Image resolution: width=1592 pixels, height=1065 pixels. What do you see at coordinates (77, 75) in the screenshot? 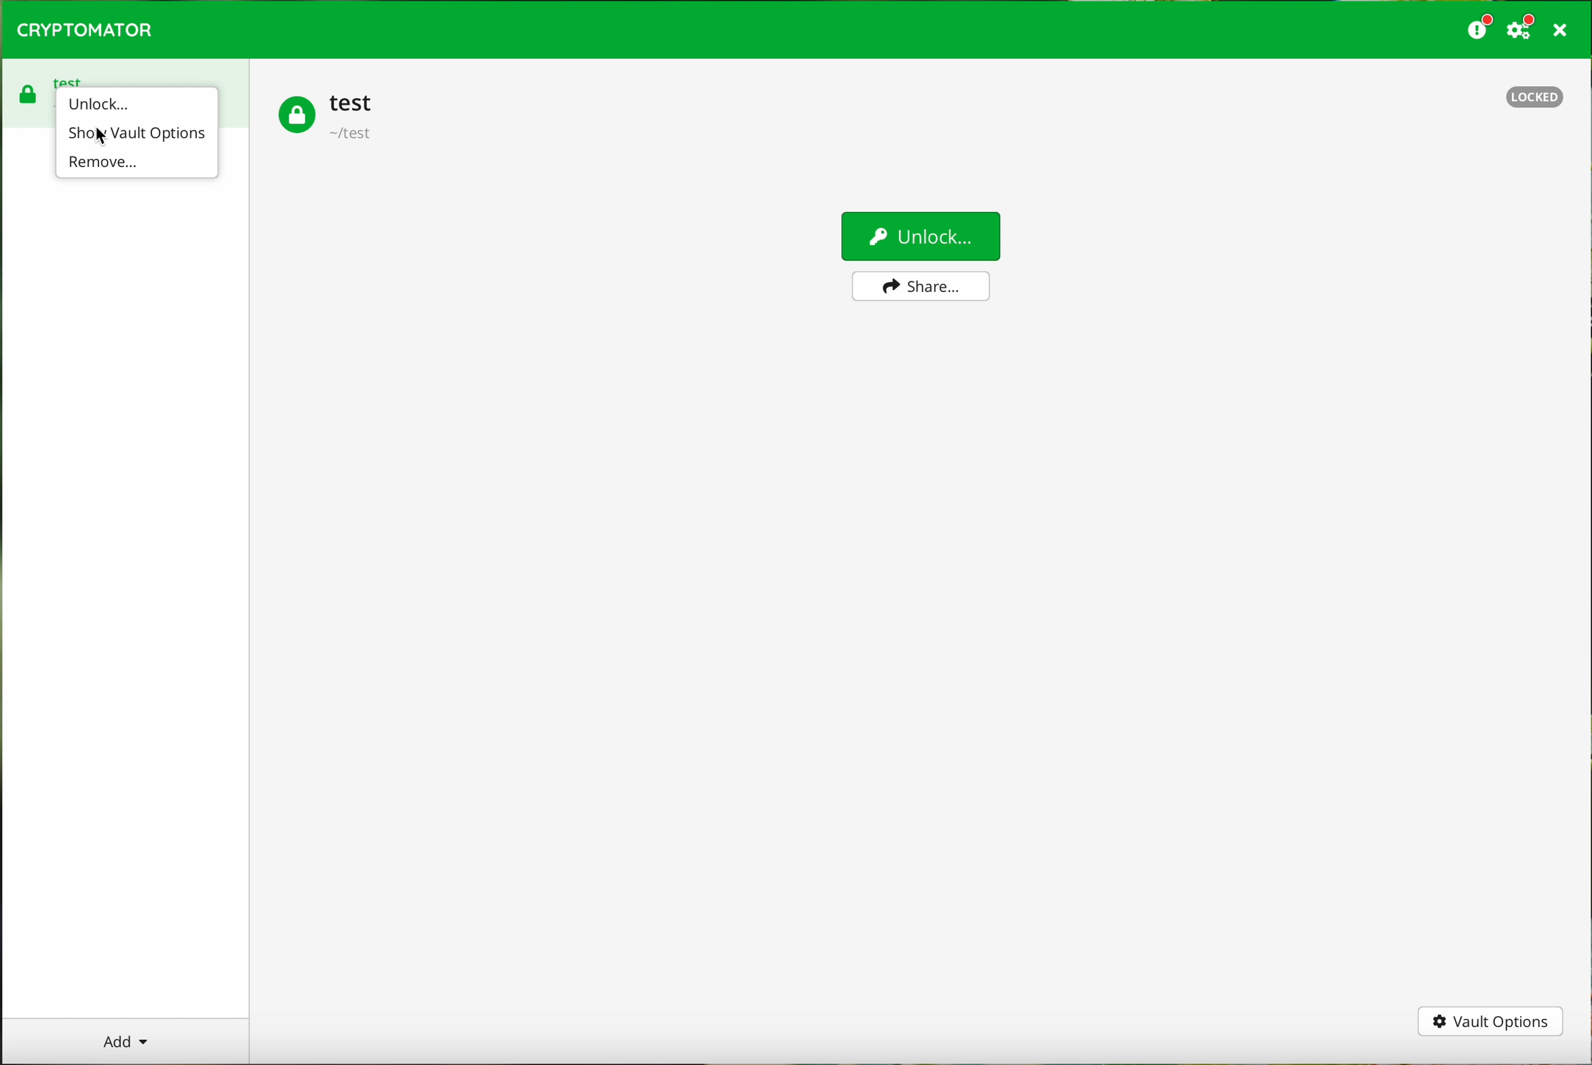
I see `test` at bounding box center [77, 75].